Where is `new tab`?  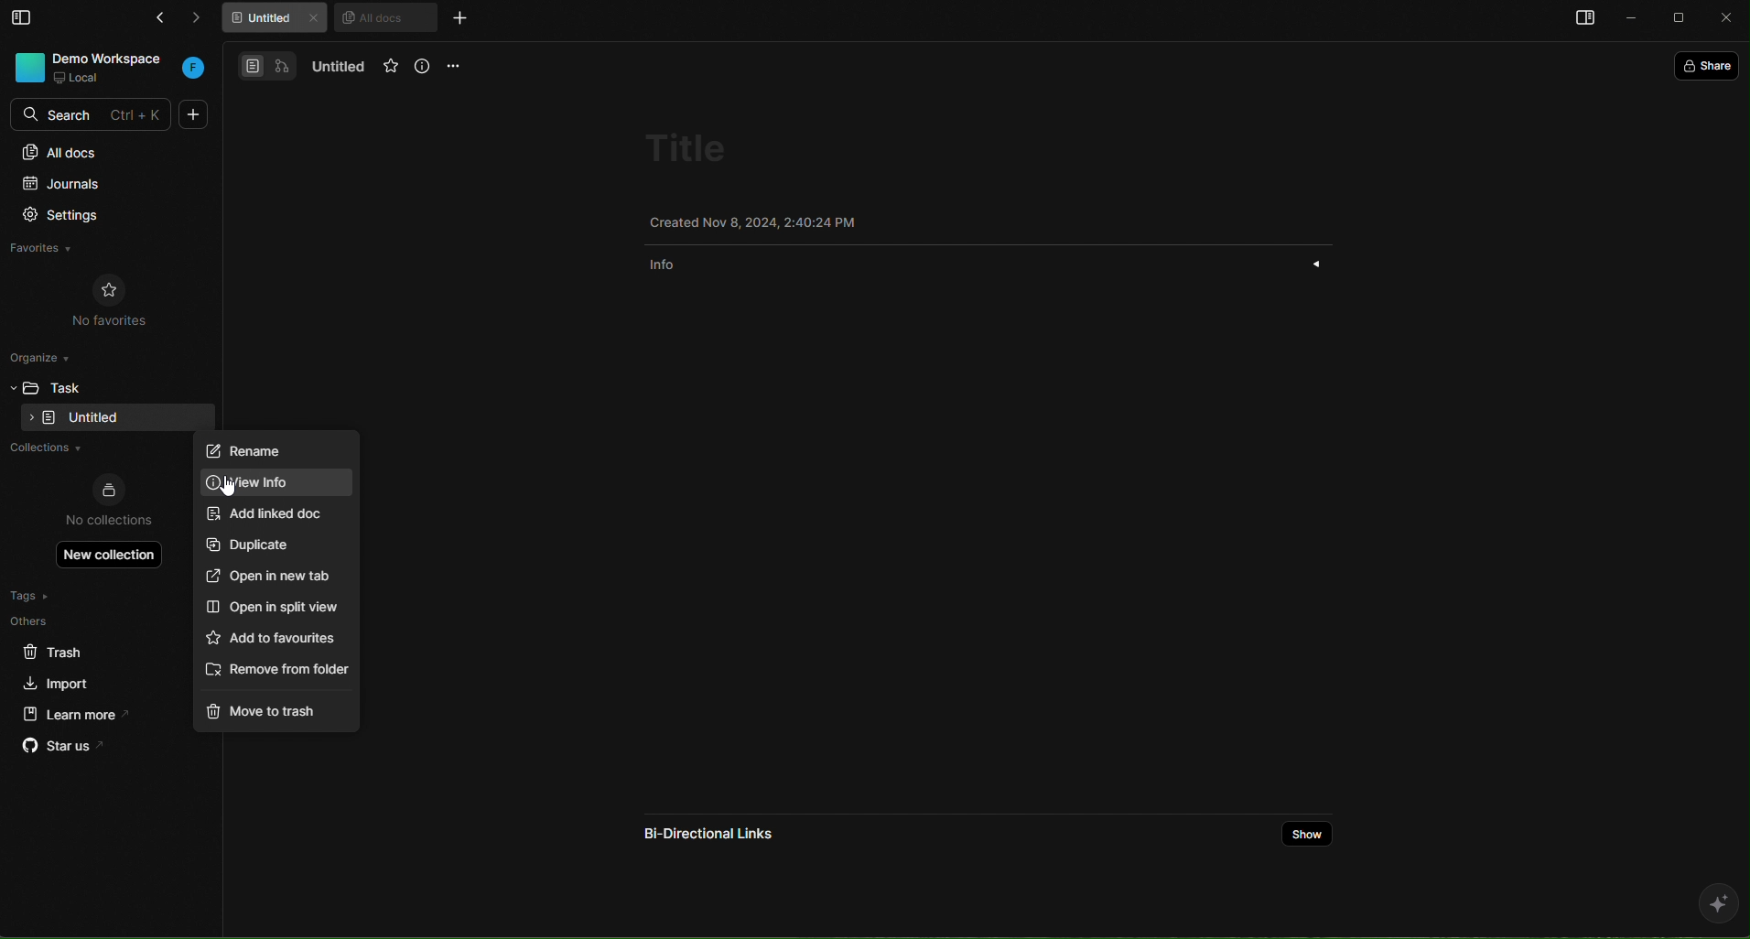
new tab is located at coordinates (459, 17).